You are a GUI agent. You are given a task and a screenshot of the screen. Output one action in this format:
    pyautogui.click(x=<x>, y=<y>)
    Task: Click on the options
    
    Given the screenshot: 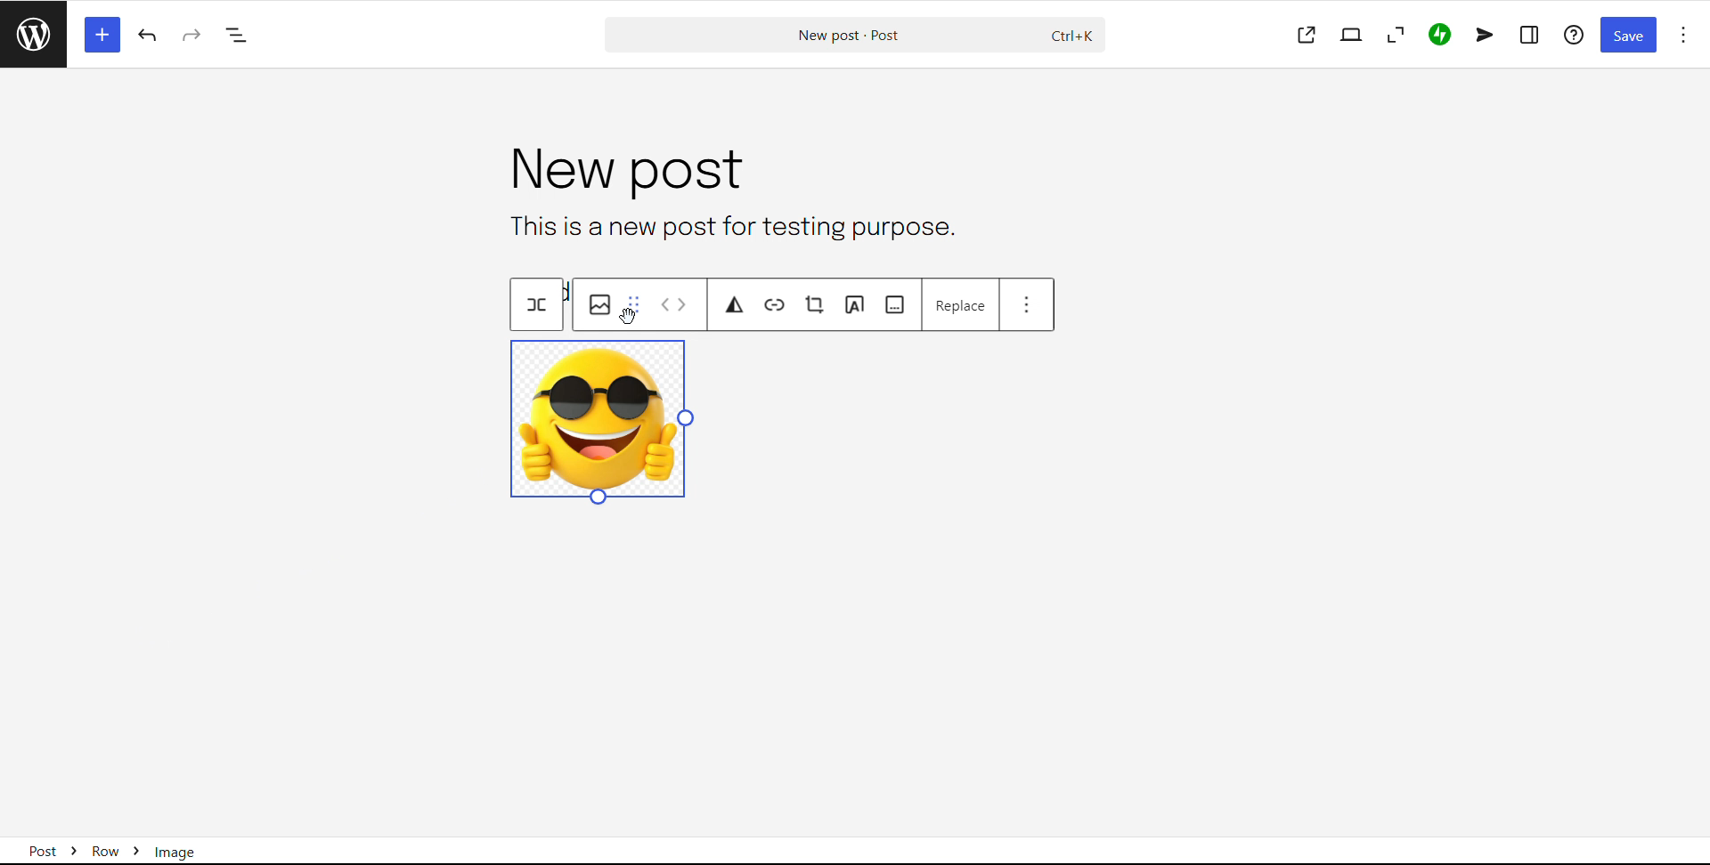 What is the action you would take?
    pyautogui.click(x=1683, y=35)
    